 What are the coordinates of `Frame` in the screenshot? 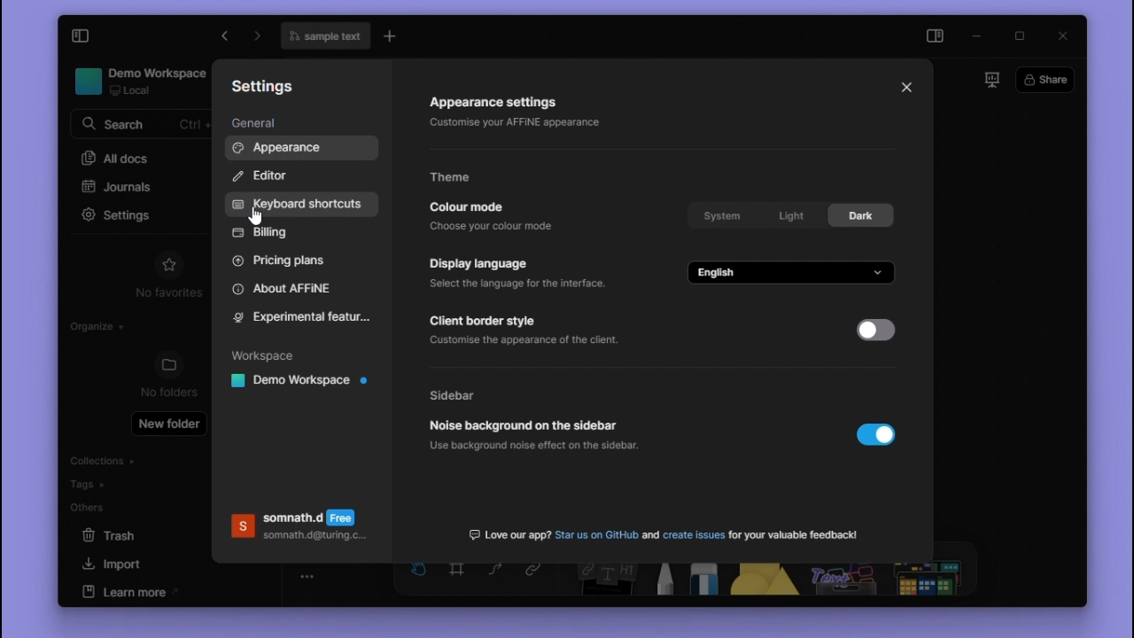 It's located at (460, 579).